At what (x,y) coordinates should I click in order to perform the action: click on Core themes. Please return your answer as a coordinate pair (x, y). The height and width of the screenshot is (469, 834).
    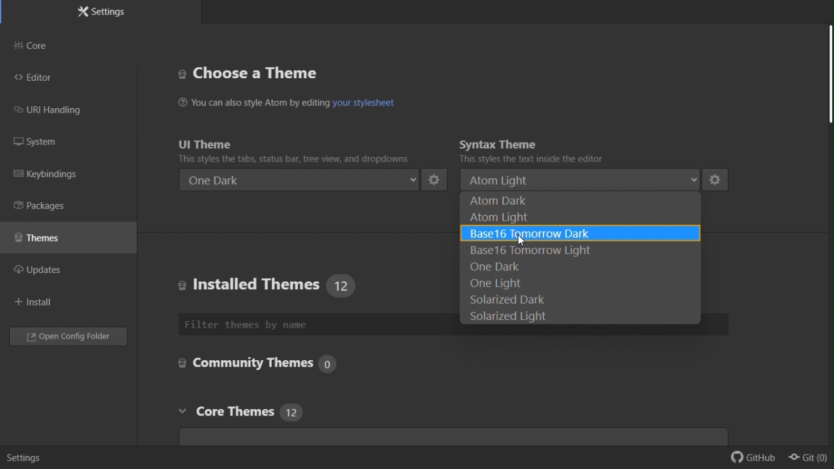
    Looking at the image, I should click on (448, 423).